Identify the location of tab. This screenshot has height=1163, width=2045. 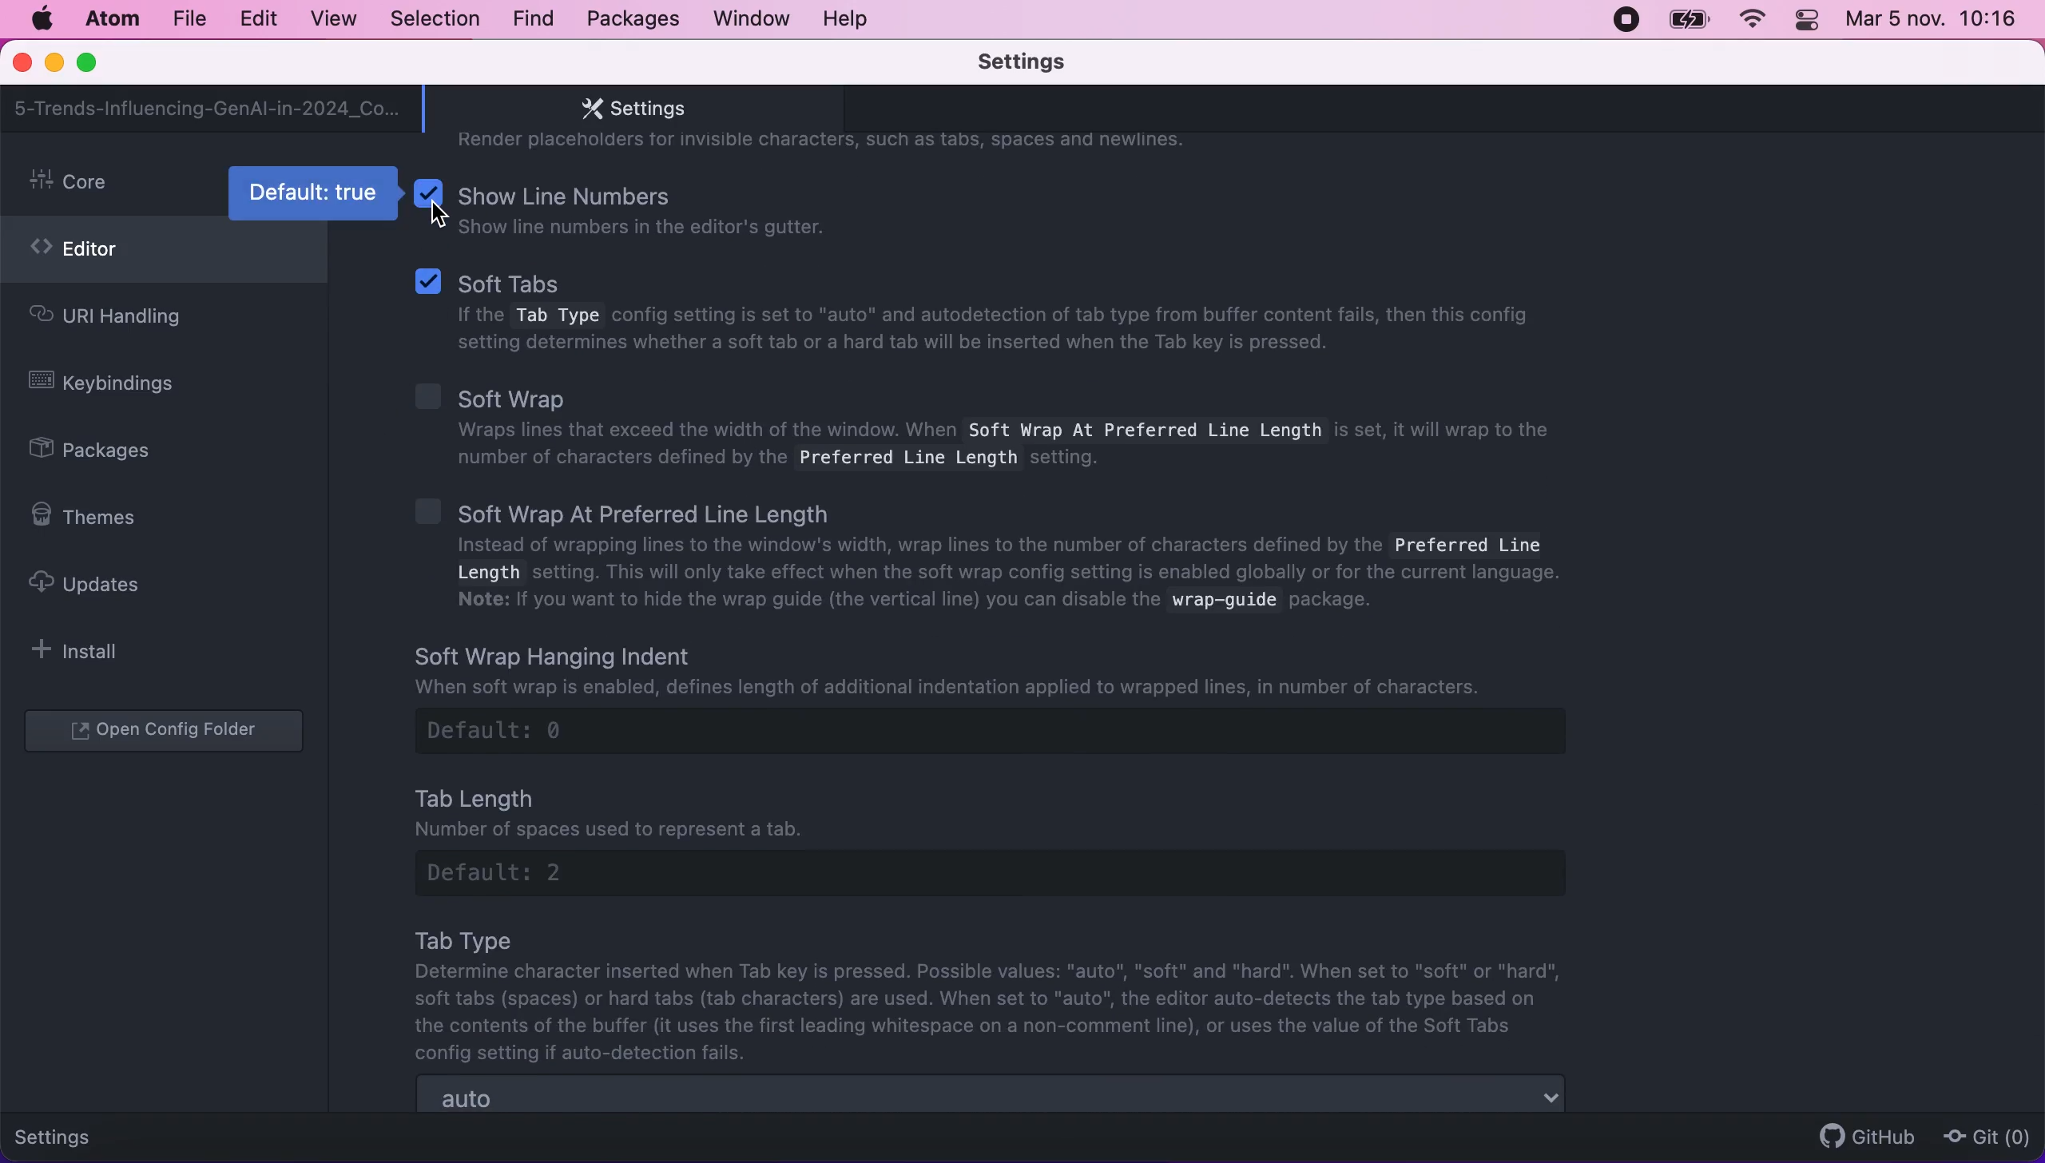
(208, 109).